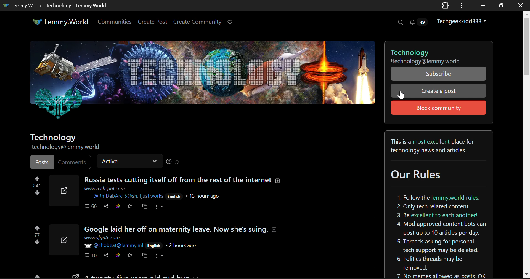 The height and width of the screenshot is (279, 530). What do you see at coordinates (63, 191) in the screenshot?
I see `Post Icon` at bounding box center [63, 191].